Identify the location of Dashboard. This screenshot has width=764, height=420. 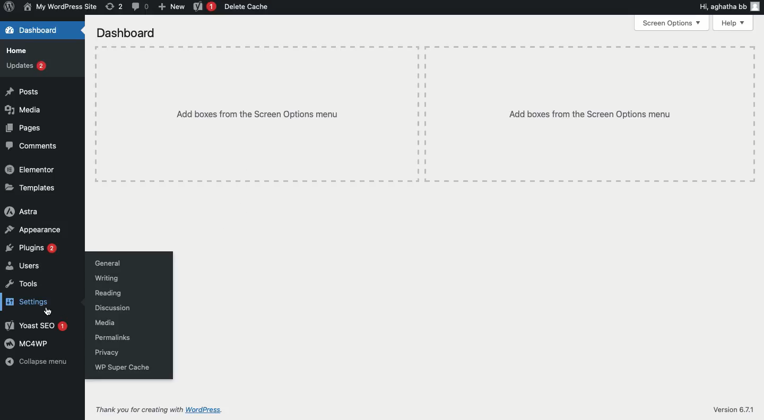
(127, 33).